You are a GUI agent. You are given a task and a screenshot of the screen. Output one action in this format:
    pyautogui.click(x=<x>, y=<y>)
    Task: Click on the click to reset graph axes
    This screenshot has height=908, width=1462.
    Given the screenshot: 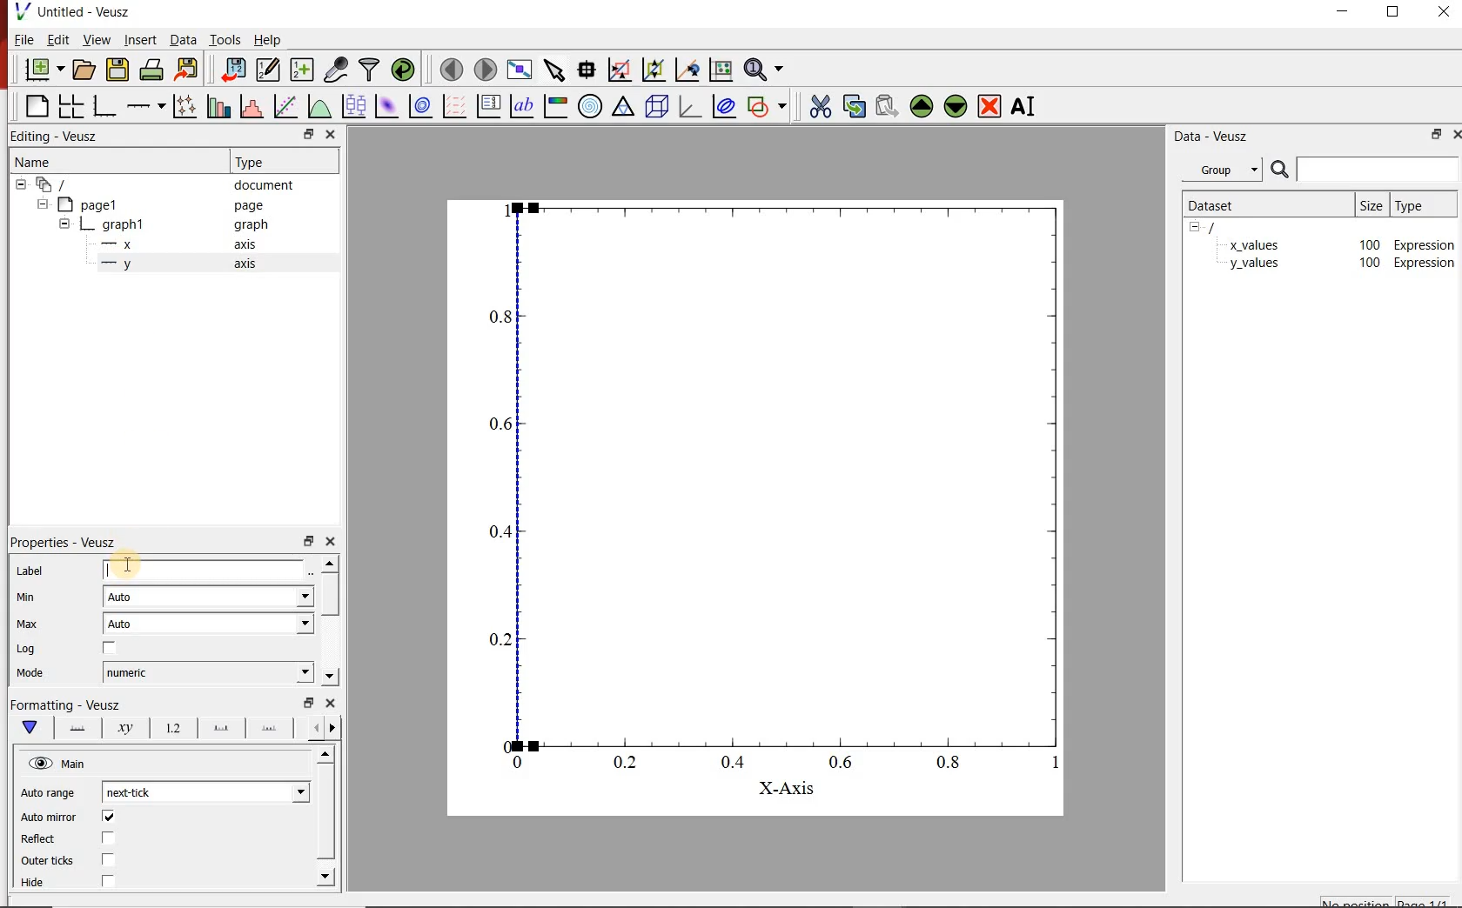 What is the action you would take?
    pyautogui.click(x=720, y=70)
    